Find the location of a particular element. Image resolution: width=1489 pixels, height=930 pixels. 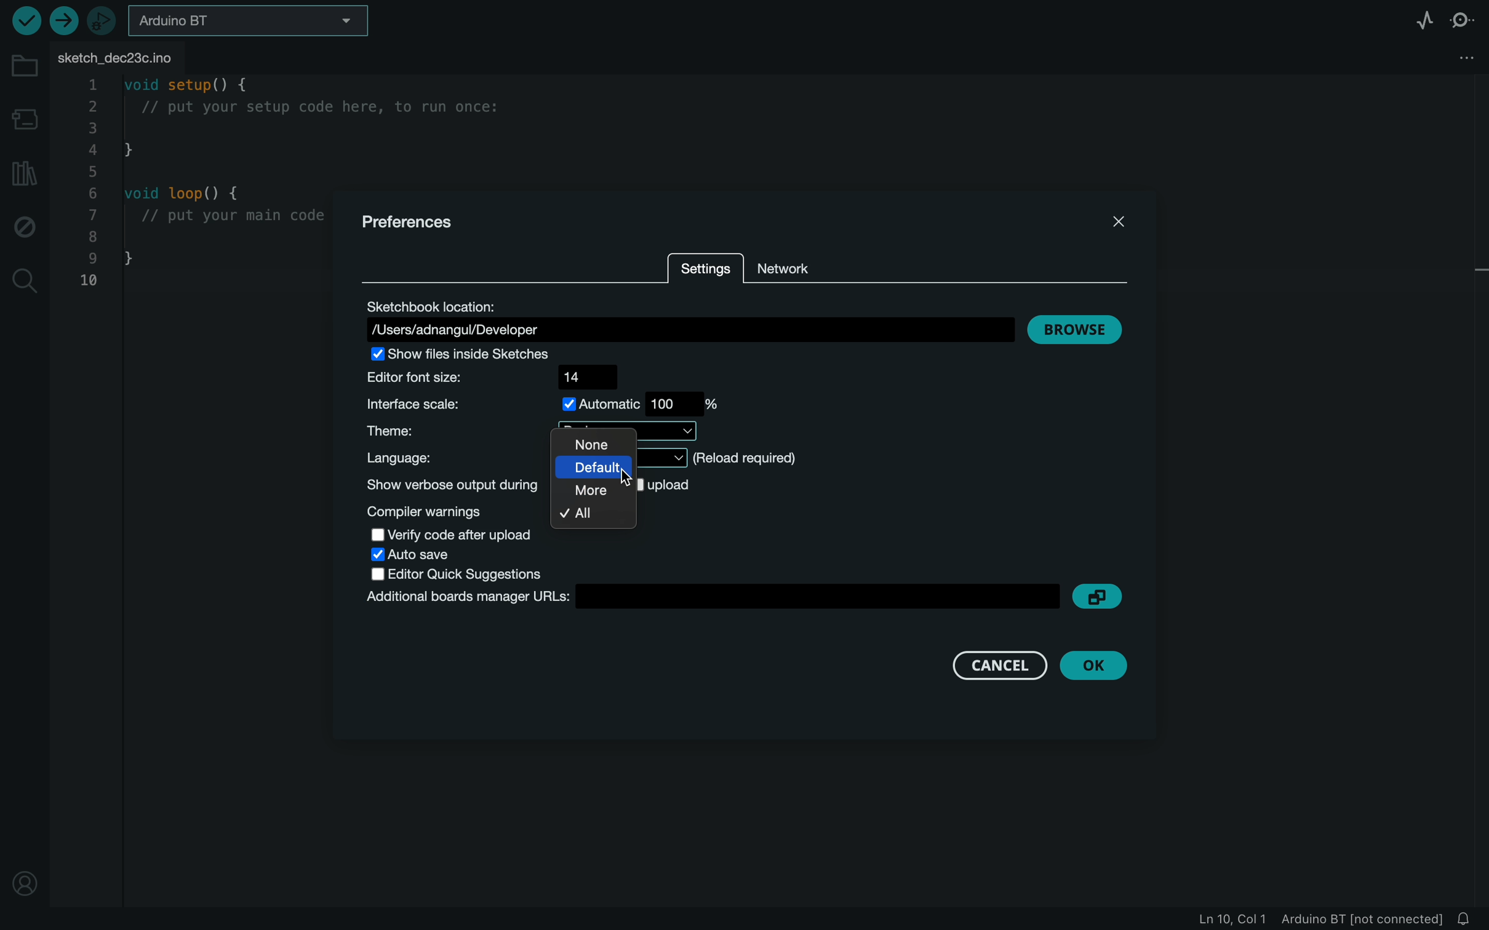

compile warnings  is located at coordinates (451, 512).